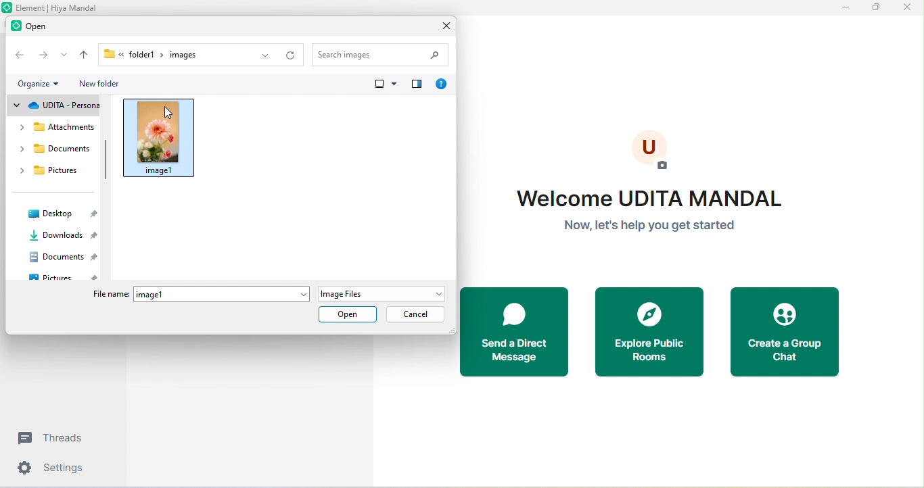  Describe the element at coordinates (650, 149) in the screenshot. I see `profile` at that location.